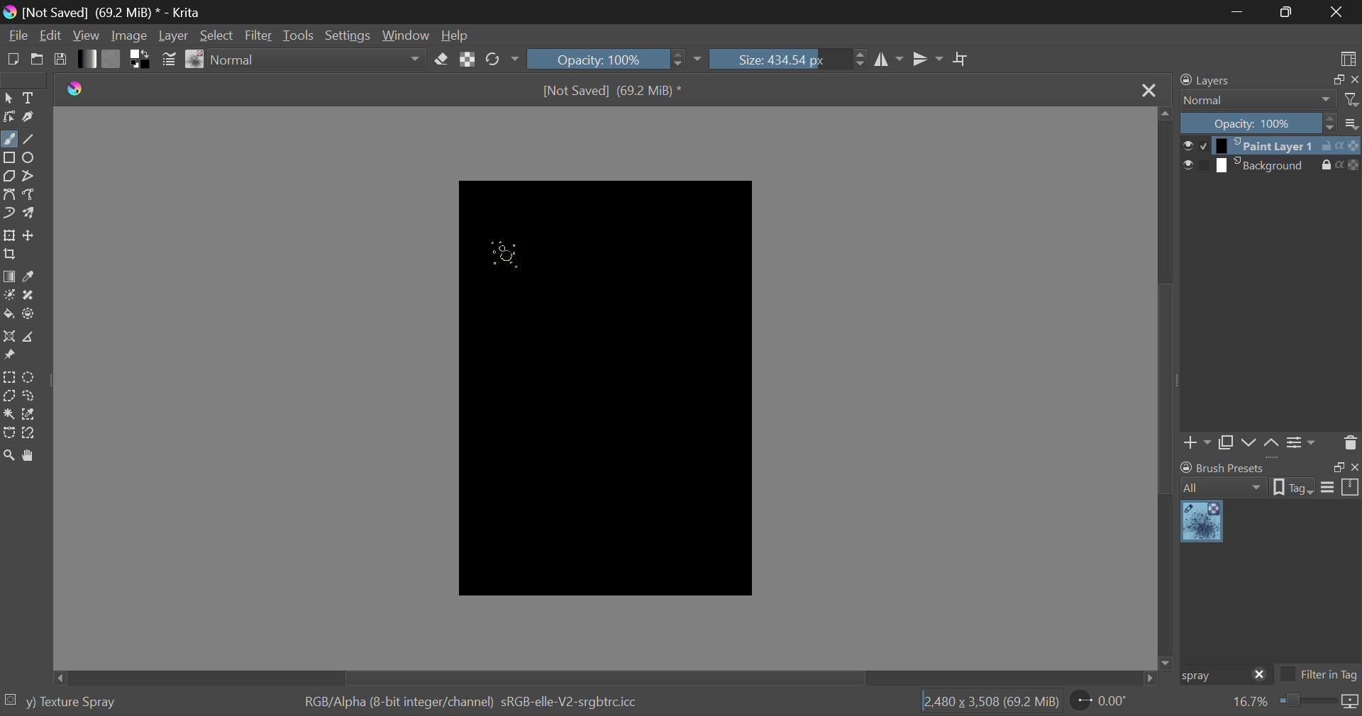  I want to click on Blending Mode, so click(319, 60).